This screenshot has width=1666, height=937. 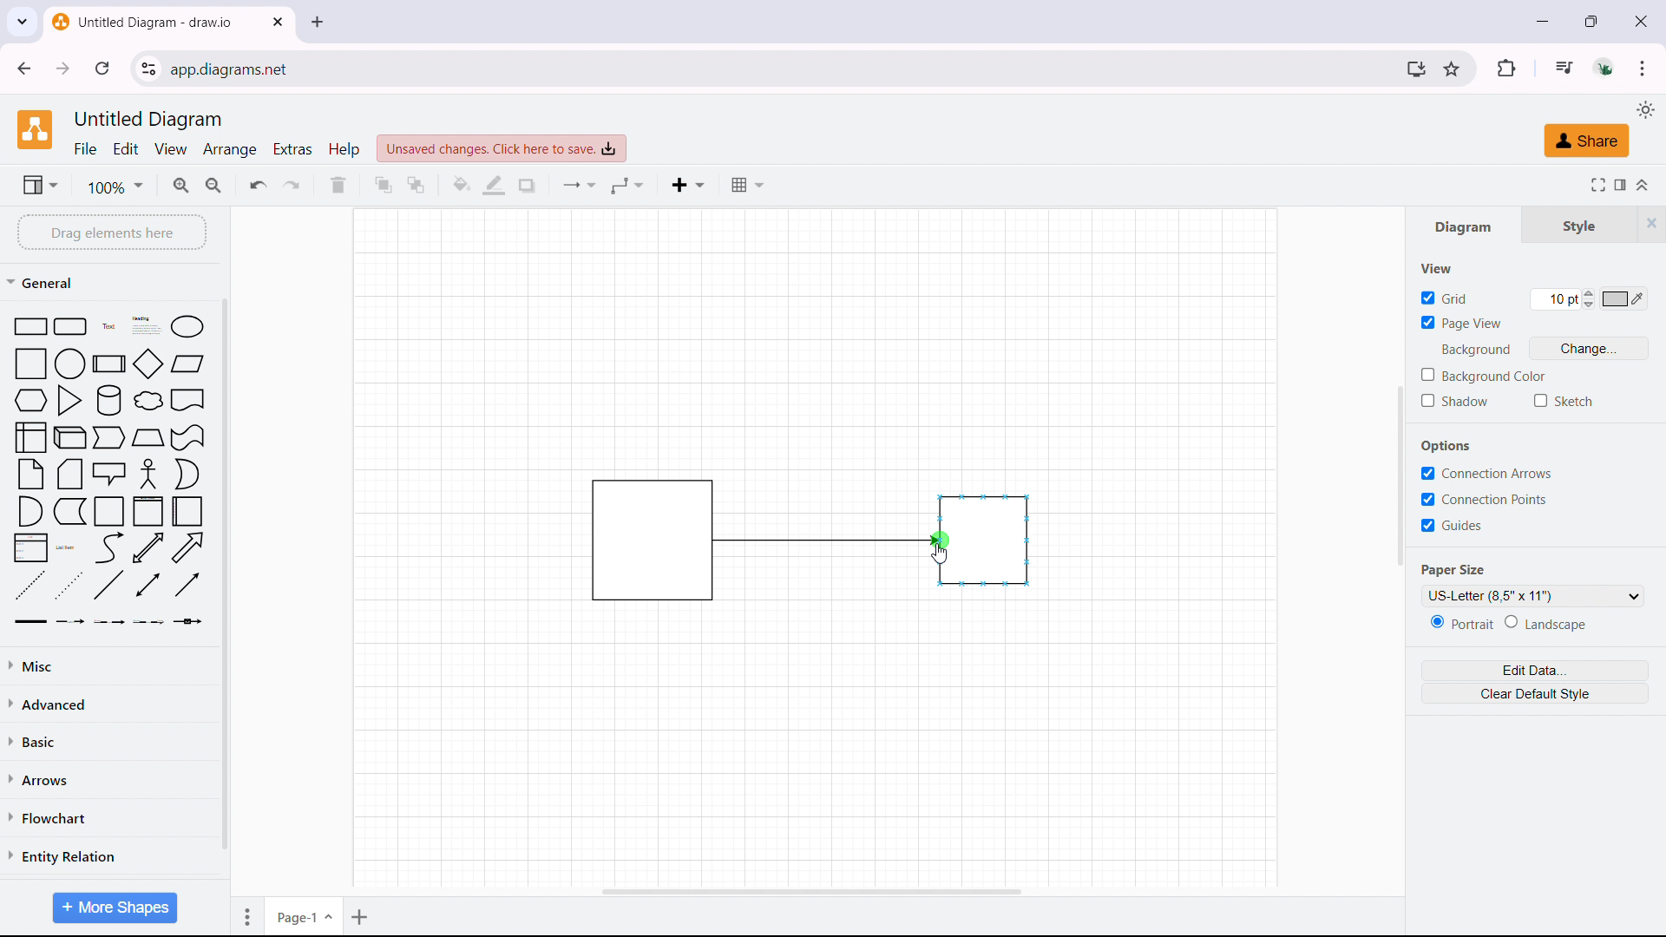 What do you see at coordinates (115, 187) in the screenshot?
I see `zoom level` at bounding box center [115, 187].